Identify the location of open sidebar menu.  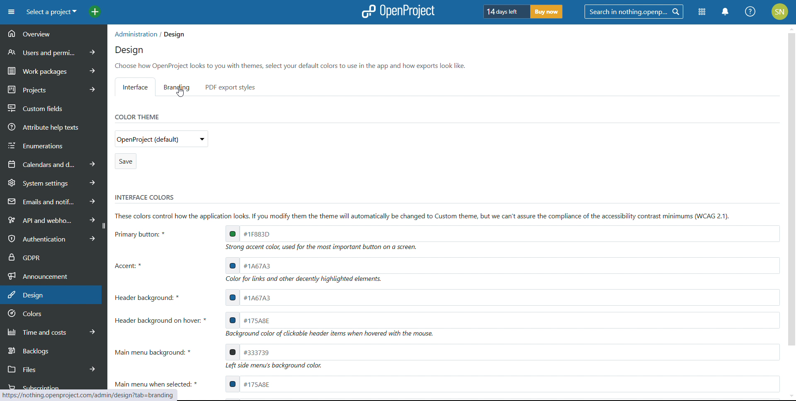
(11, 12).